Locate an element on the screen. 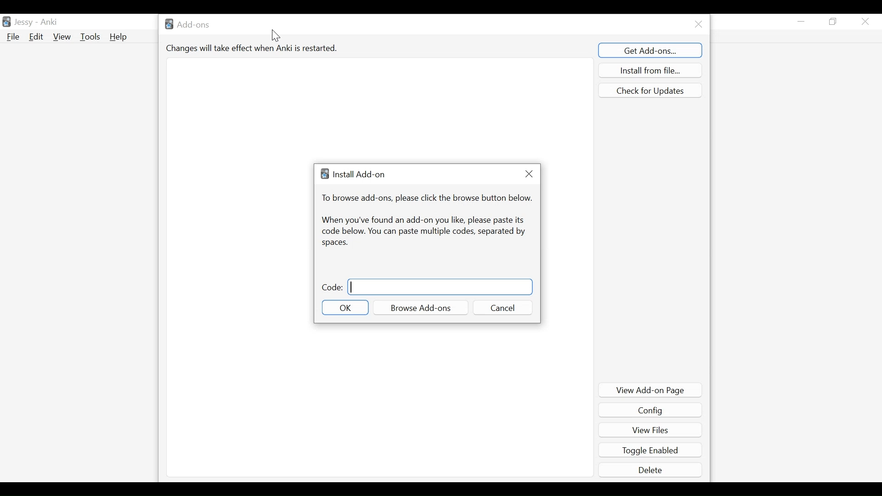 This screenshot has width=882, height=496. Code is located at coordinates (332, 287).